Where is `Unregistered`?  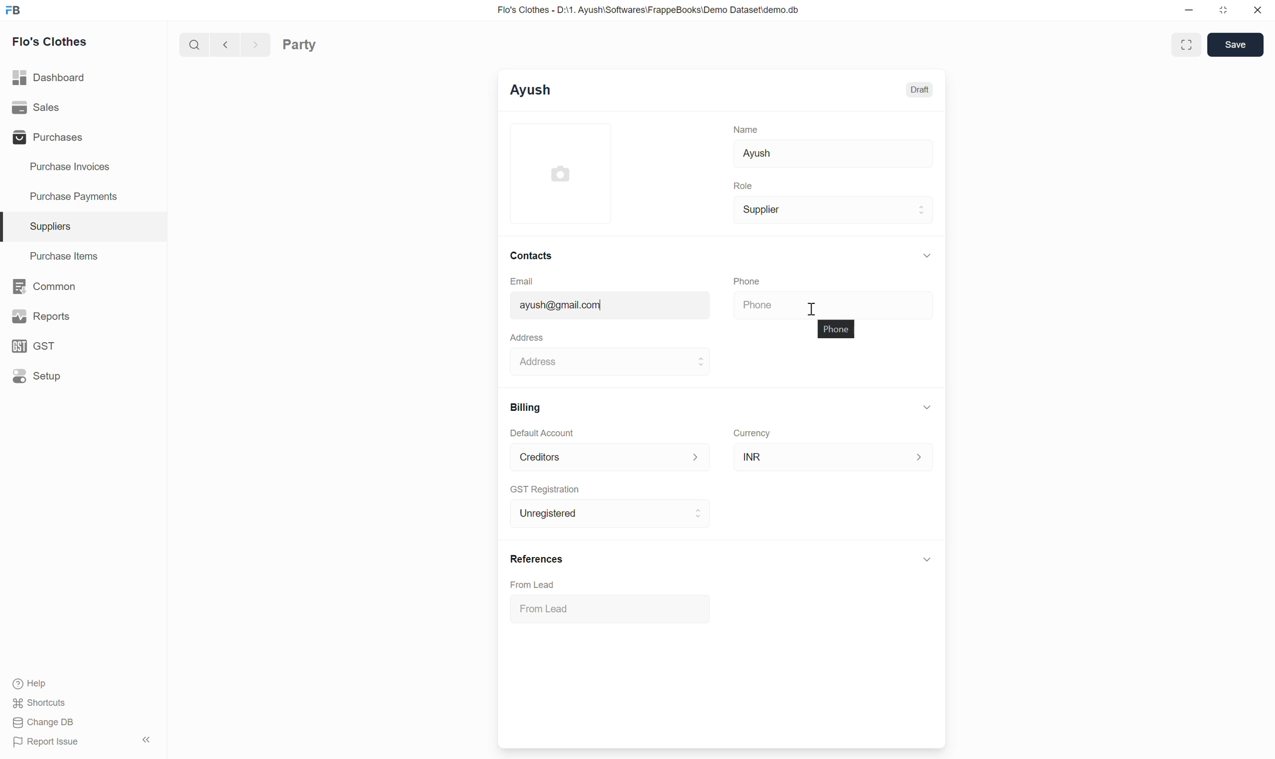
Unregistered is located at coordinates (610, 514).